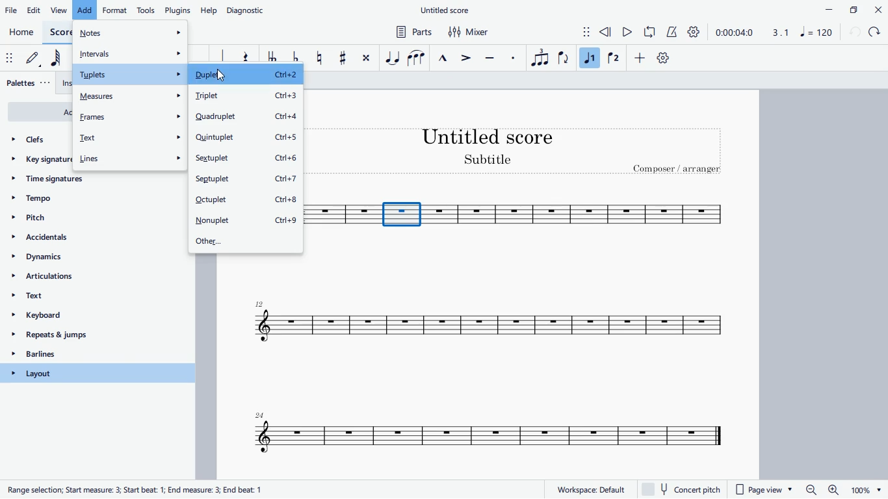 The width and height of the screenshot is (888, 499). What do you see at coordinates (628, 33) in the screenshot?
I see `play` at bounding box center [628, 33].